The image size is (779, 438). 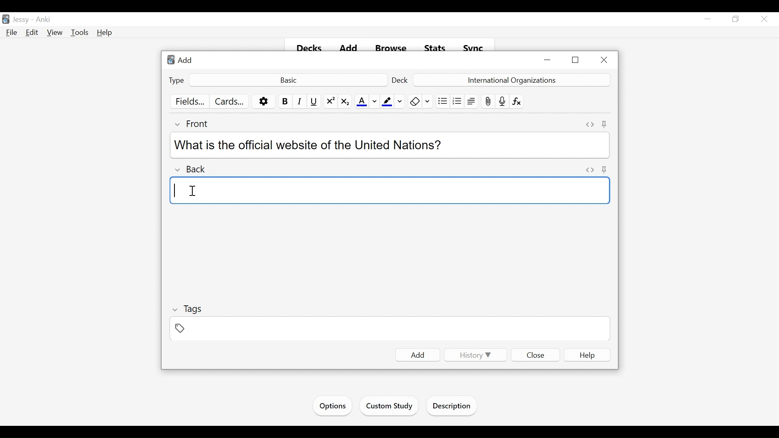 I want to click on File, so click(x=12, y=33).